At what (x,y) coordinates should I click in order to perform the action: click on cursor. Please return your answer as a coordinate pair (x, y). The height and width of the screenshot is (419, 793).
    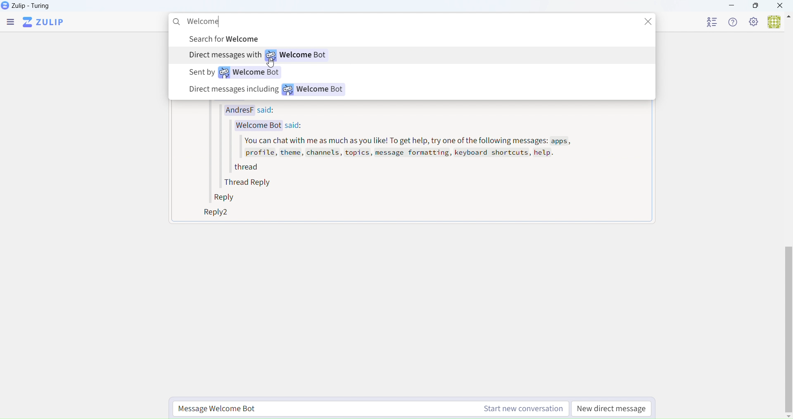
    Looking at the image, I should click on (274, 64).